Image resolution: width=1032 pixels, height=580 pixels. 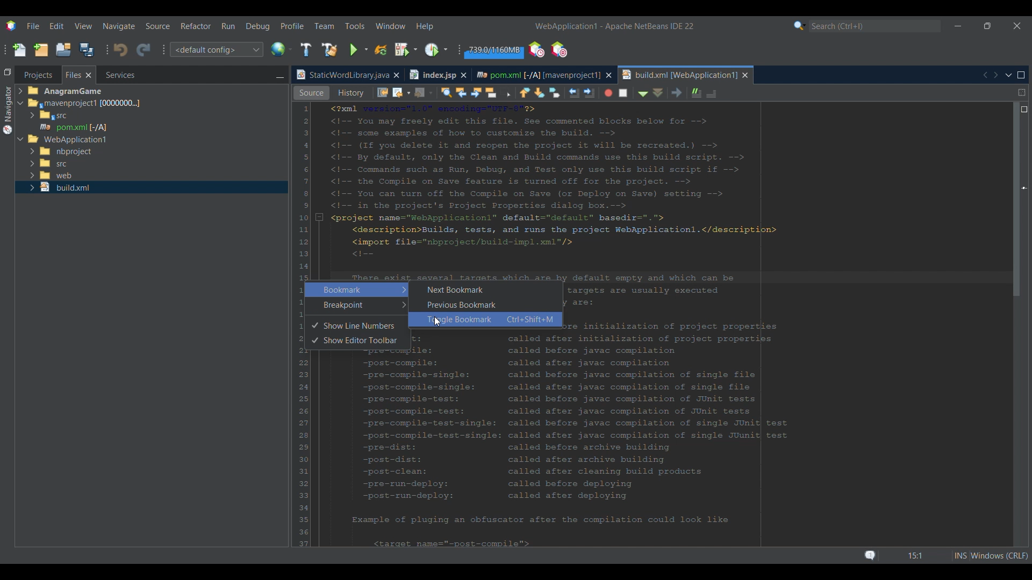 I want to click on Code in current tab, so click(x=662, y=324).